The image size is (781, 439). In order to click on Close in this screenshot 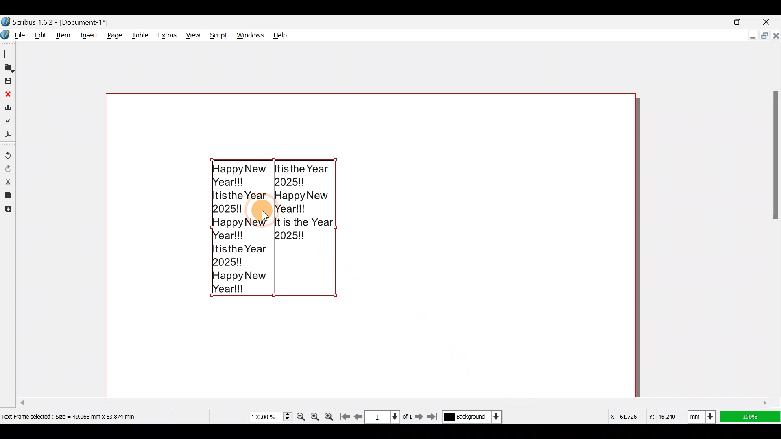, I will do `click(771, 20)`.